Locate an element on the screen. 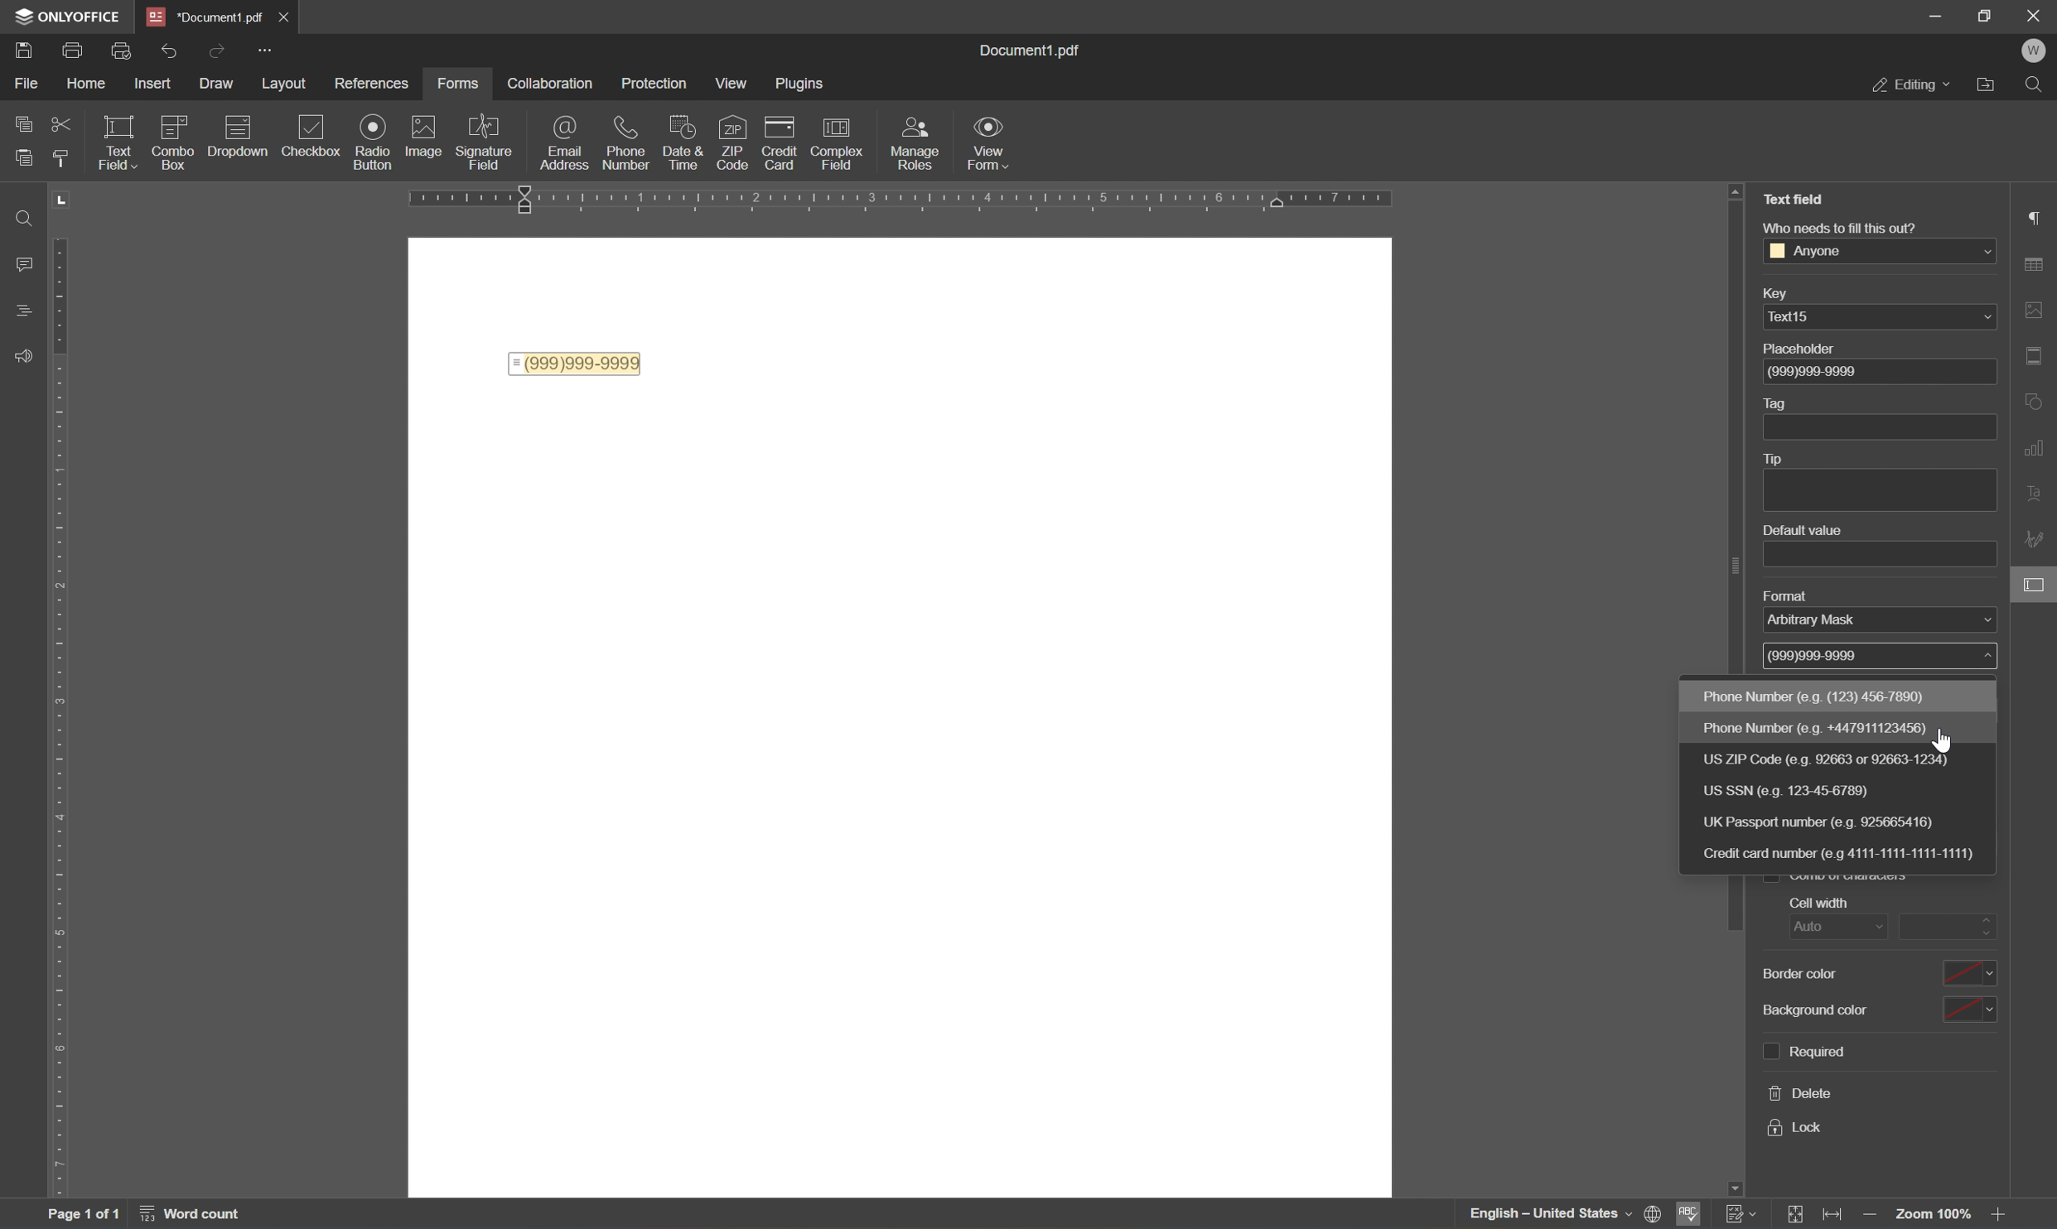 Image resolution: width=2057 pixels, height=1229 pixels. open file location is located at coordinates (1994, 82).